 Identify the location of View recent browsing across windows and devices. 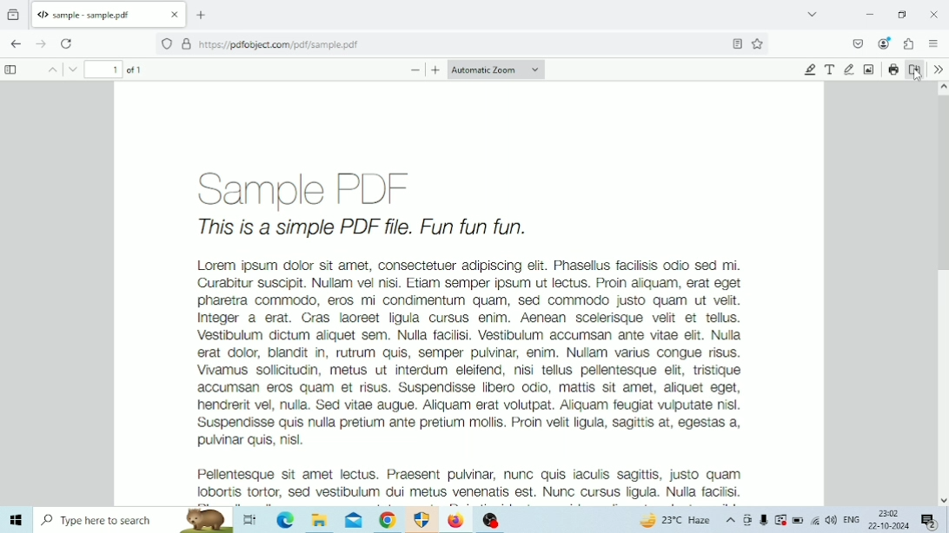
(13, 16).